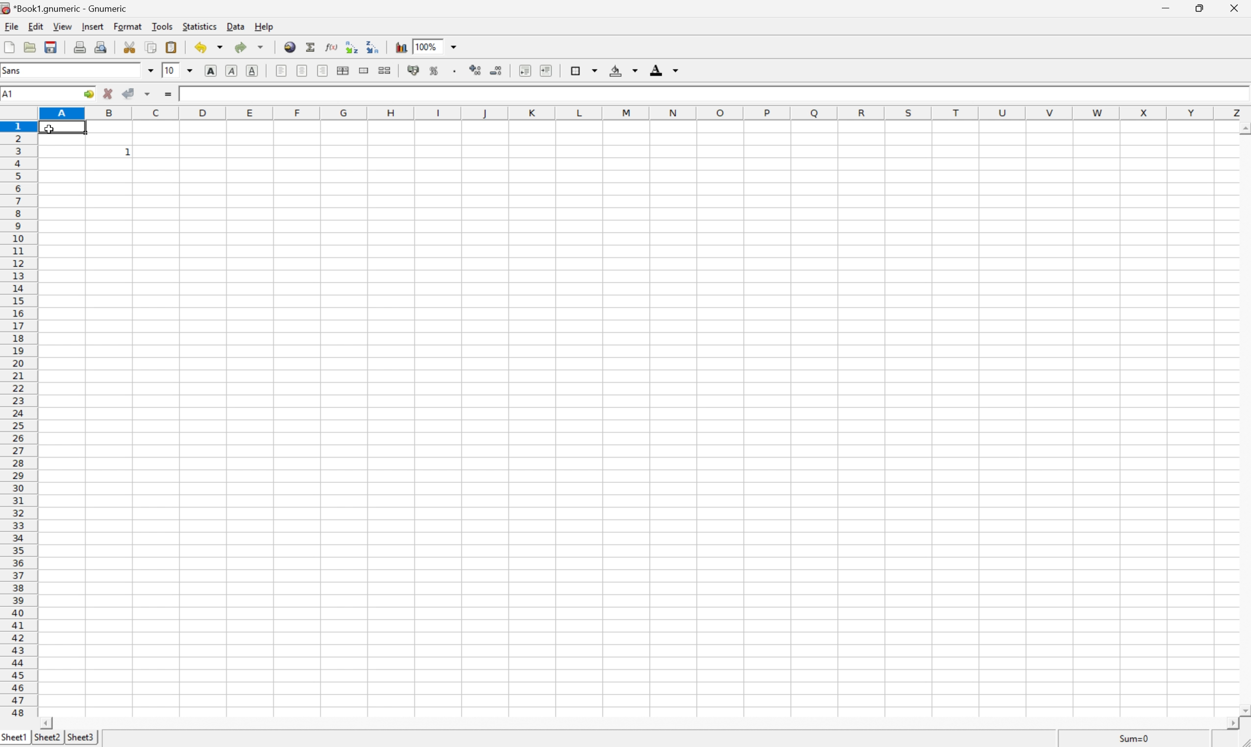 This screenshot has height=747, width=1251. Describe the element at coordinates (289, 47) in the screenshot. I see `insert hyperlink` at that location.